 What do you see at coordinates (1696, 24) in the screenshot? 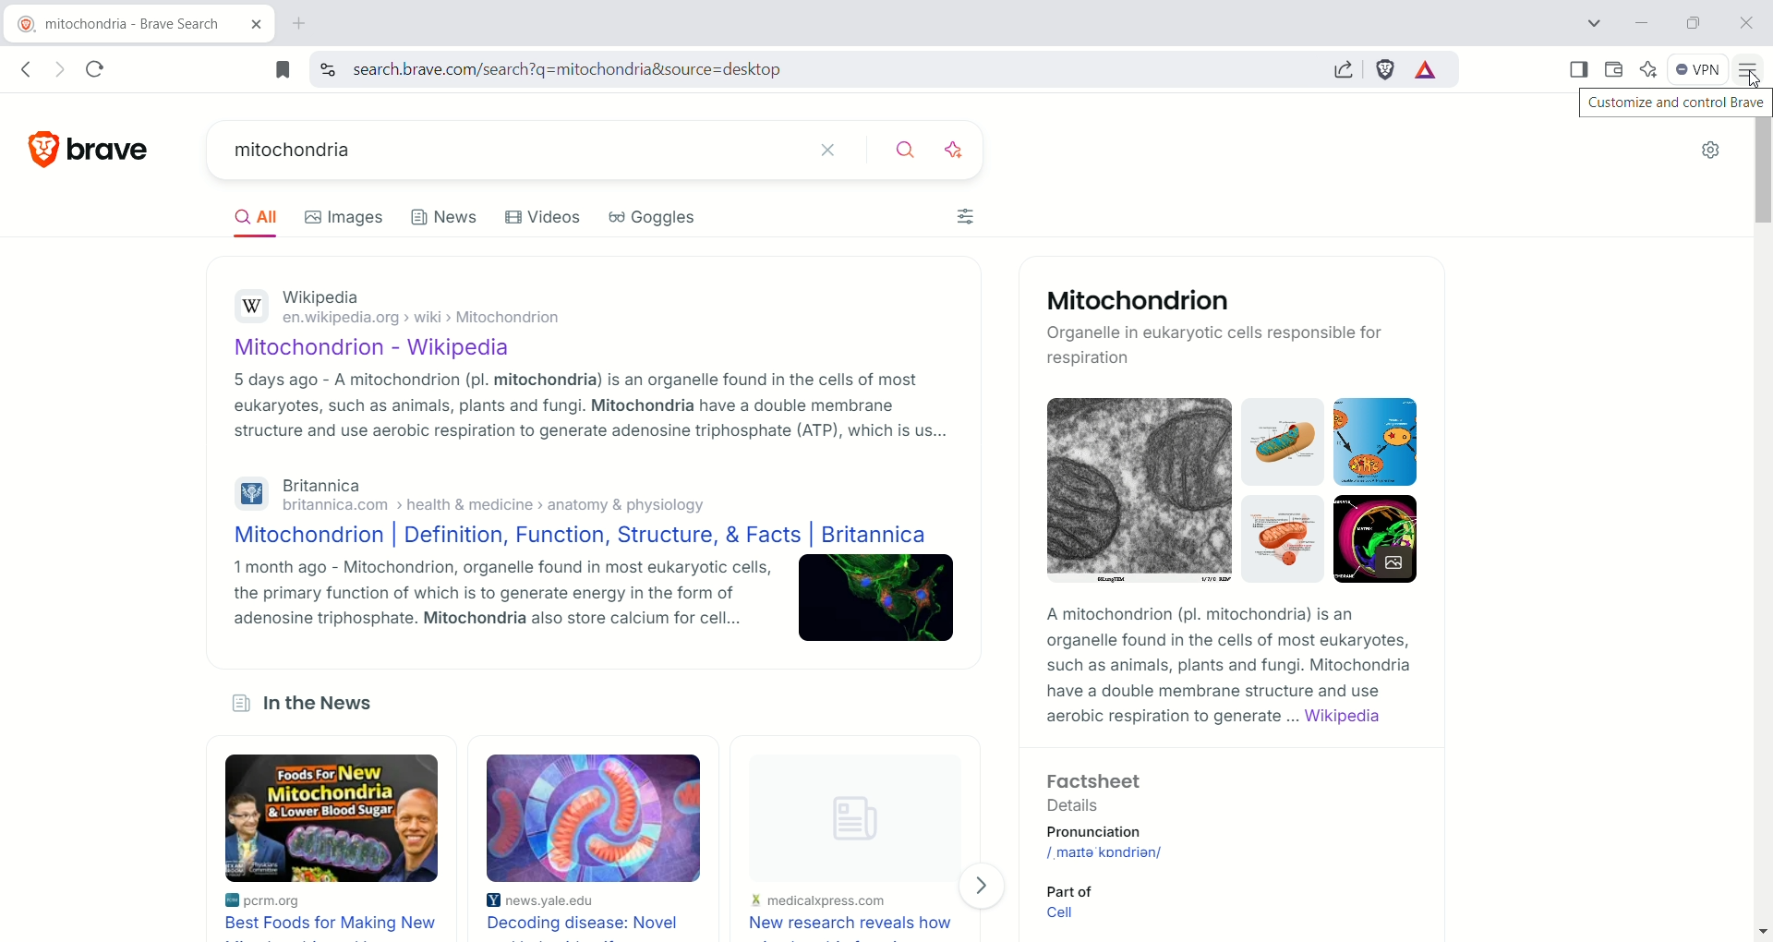
I see `maximize` at bounding box center [1696, 24].